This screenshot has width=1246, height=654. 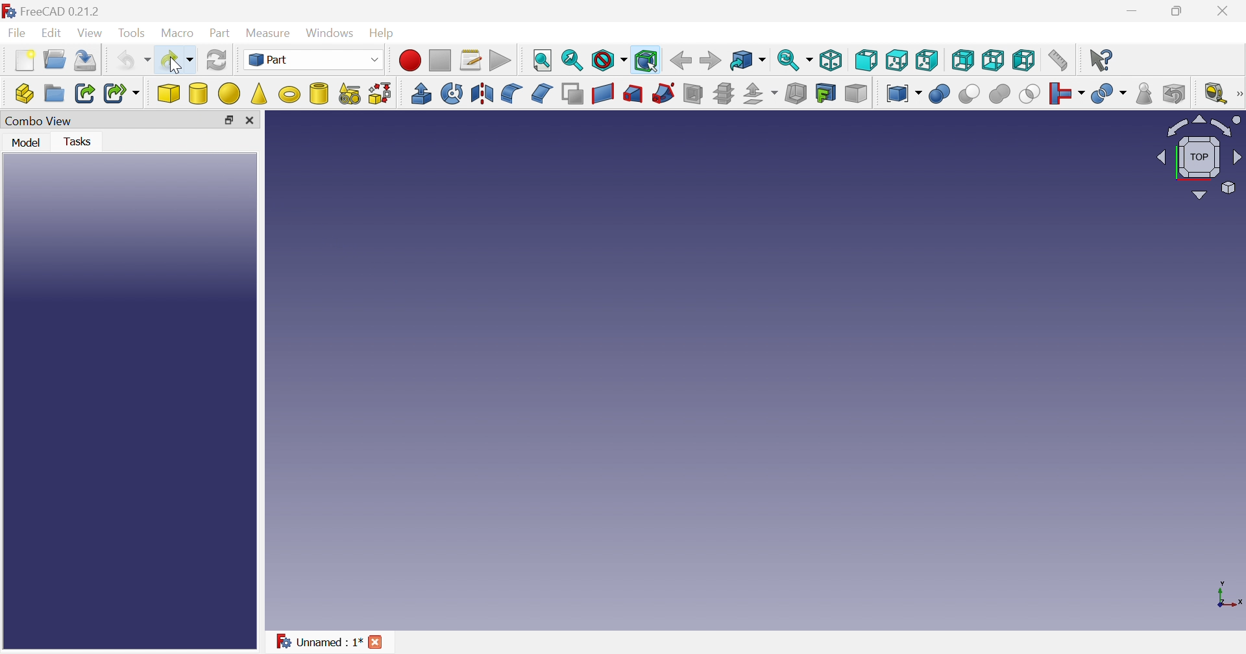 What do you see at coordinates (55, 92) in the screenshot?
I see `Create group` at bounding box center [55, 92].